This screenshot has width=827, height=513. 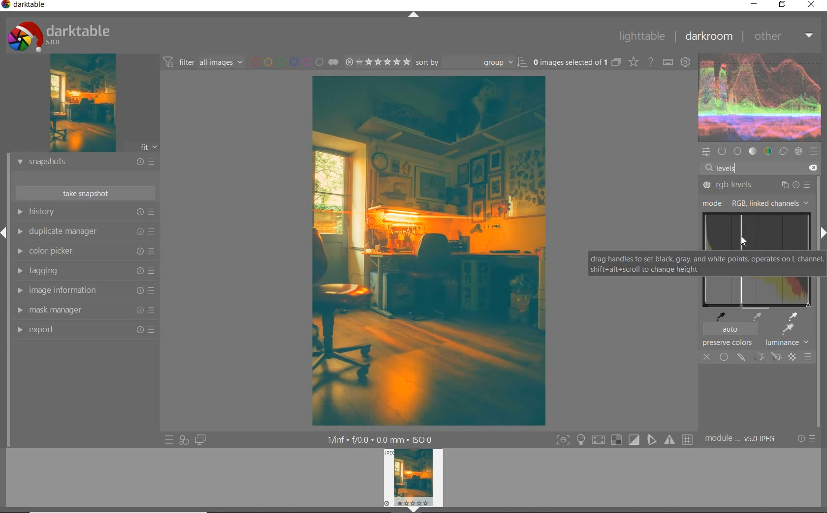 What do you see at coordinates (705, 152) in the screenshot?
I see `quick access panel` at bounding box center [705, 152].